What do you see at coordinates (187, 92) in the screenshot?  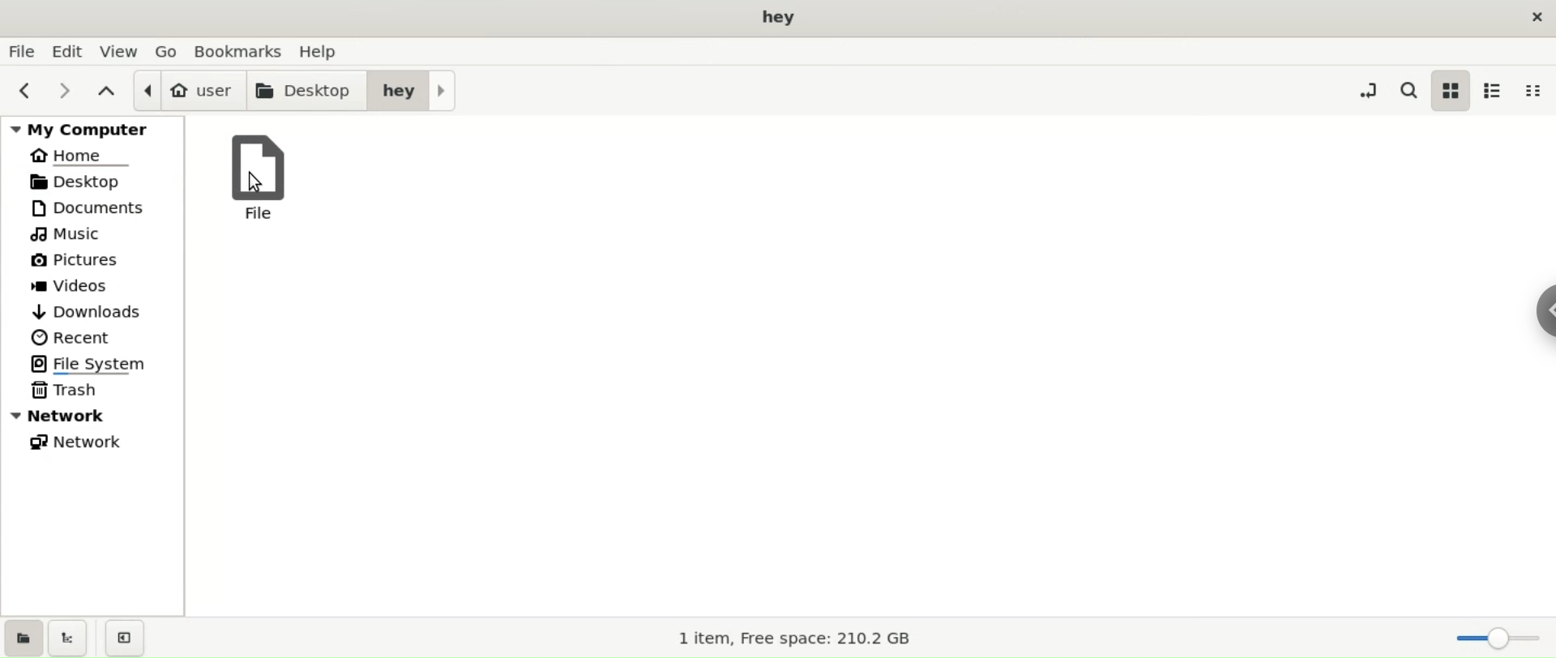 I see `user` at bounding box center [187, 92].